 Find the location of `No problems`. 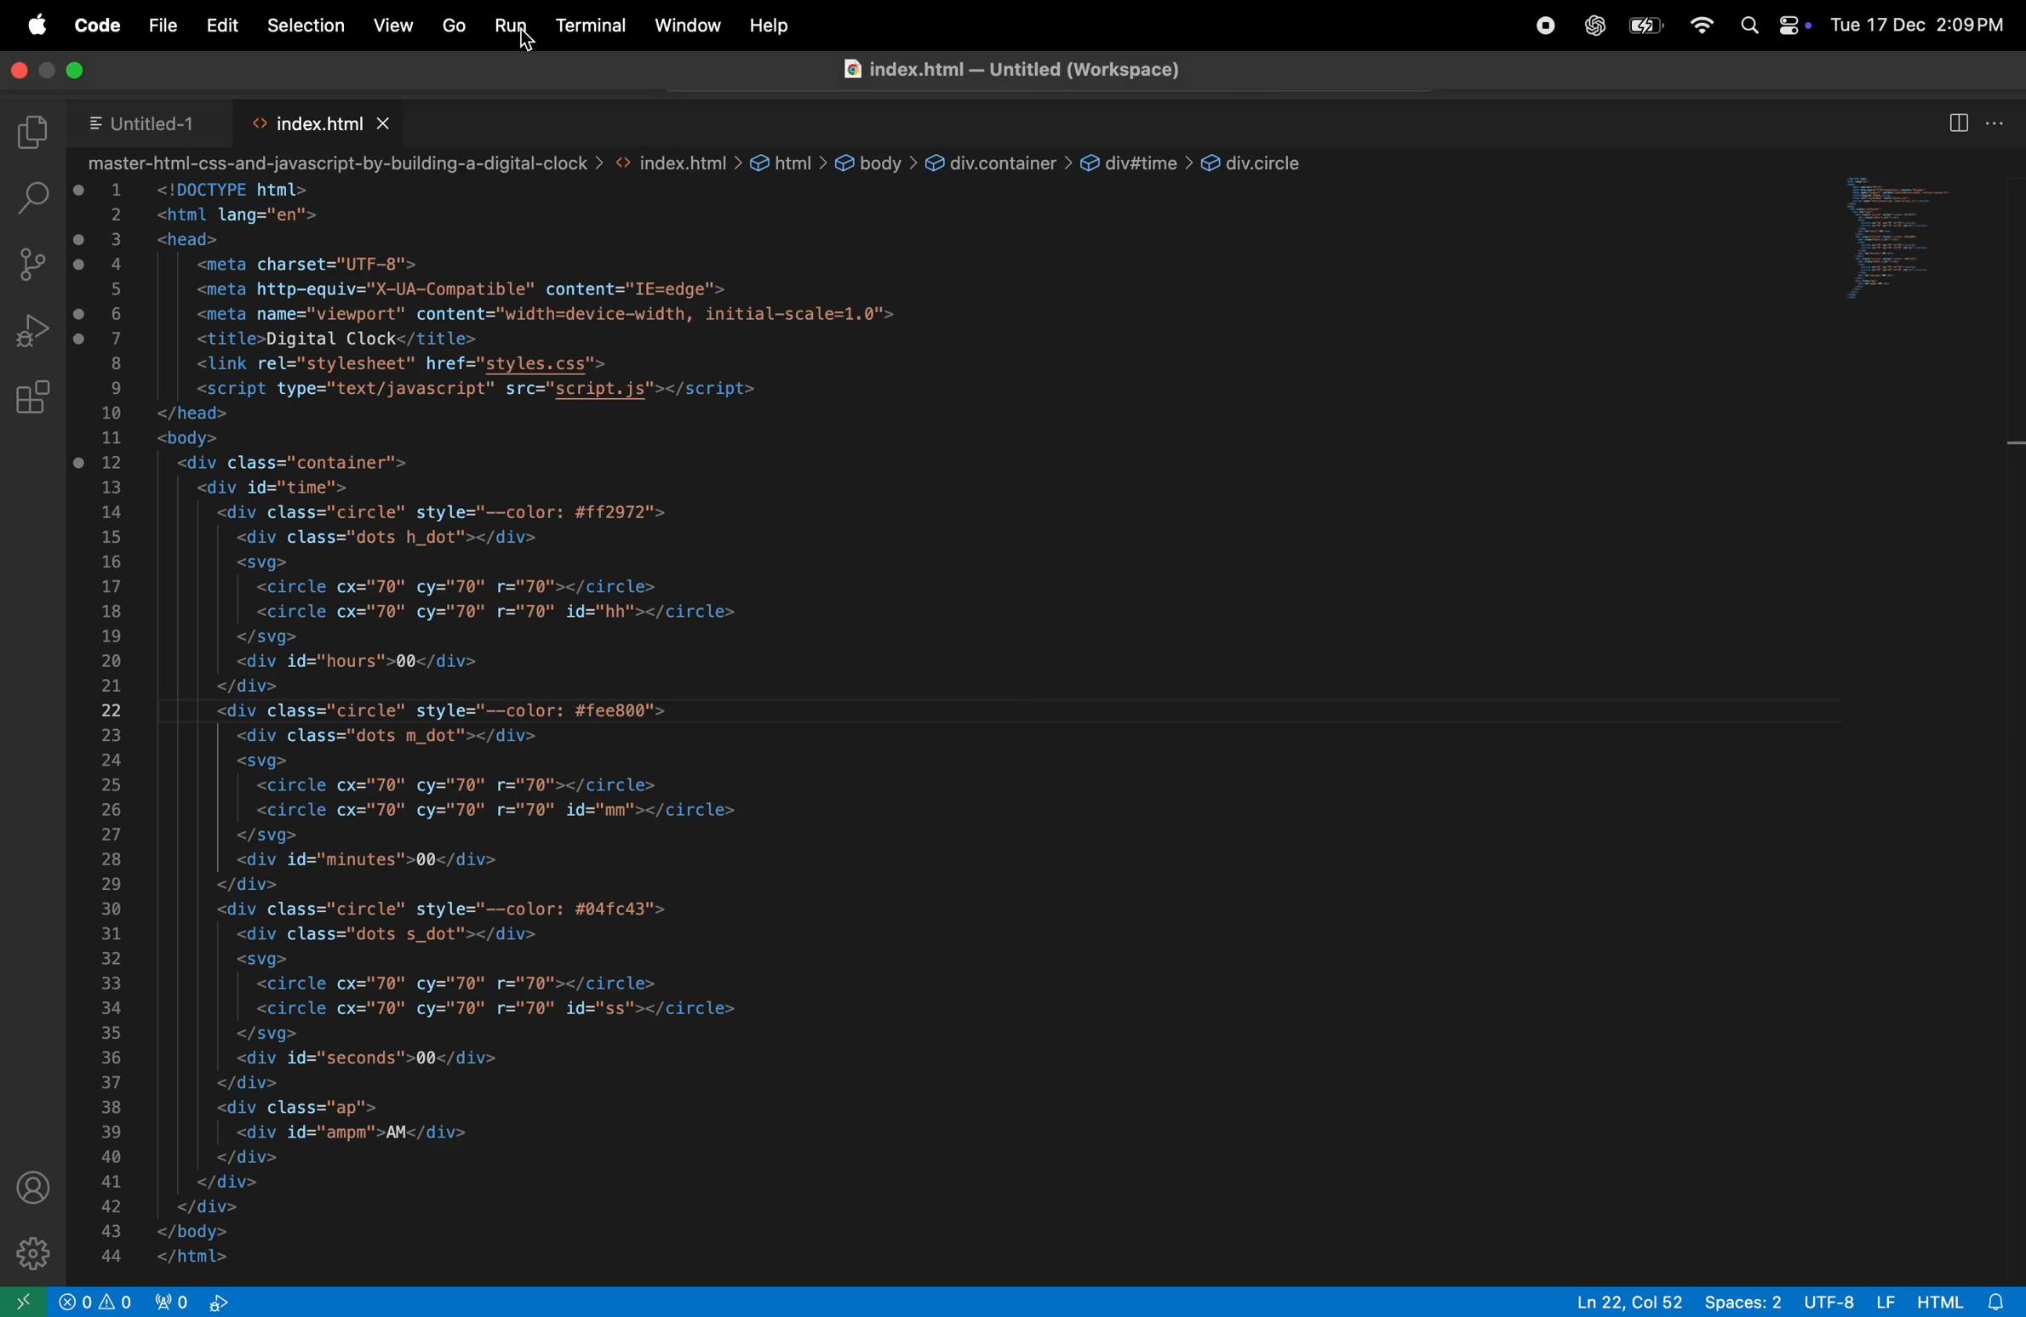

No problems is located at coordinates (73, 1301).